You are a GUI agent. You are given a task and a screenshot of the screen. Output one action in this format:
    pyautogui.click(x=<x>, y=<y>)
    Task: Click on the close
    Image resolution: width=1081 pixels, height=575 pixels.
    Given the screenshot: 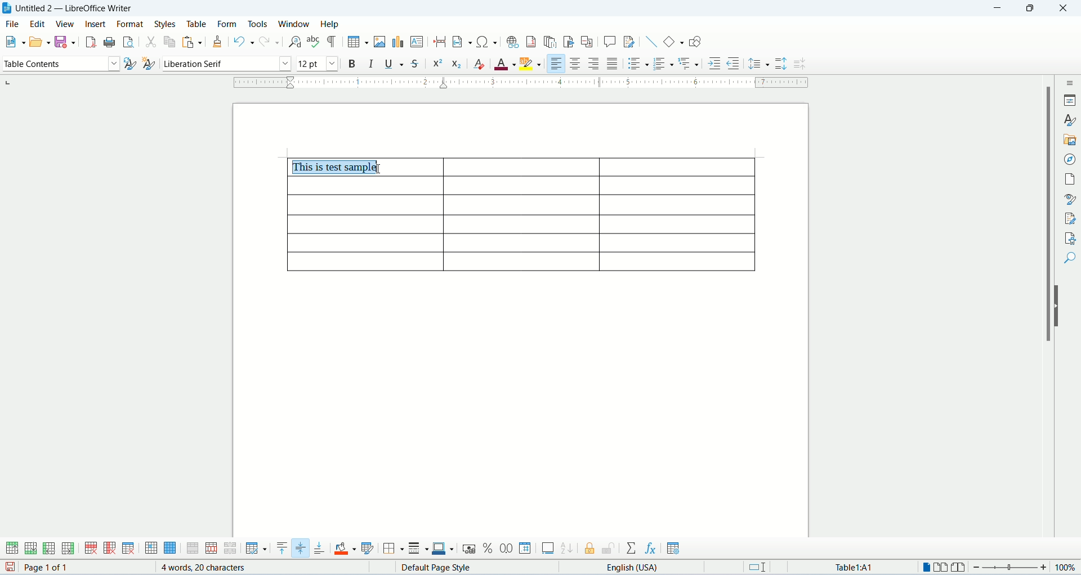 What is the action you would take?
    pyautogui.click(x=1062, y=8)
    